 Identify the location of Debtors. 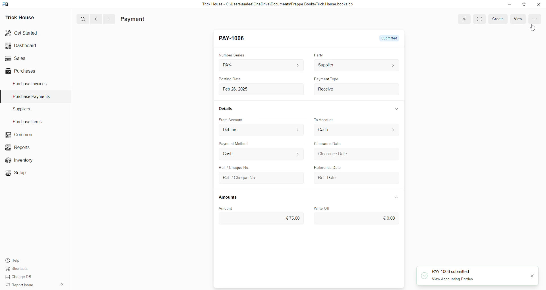
(261, 130).